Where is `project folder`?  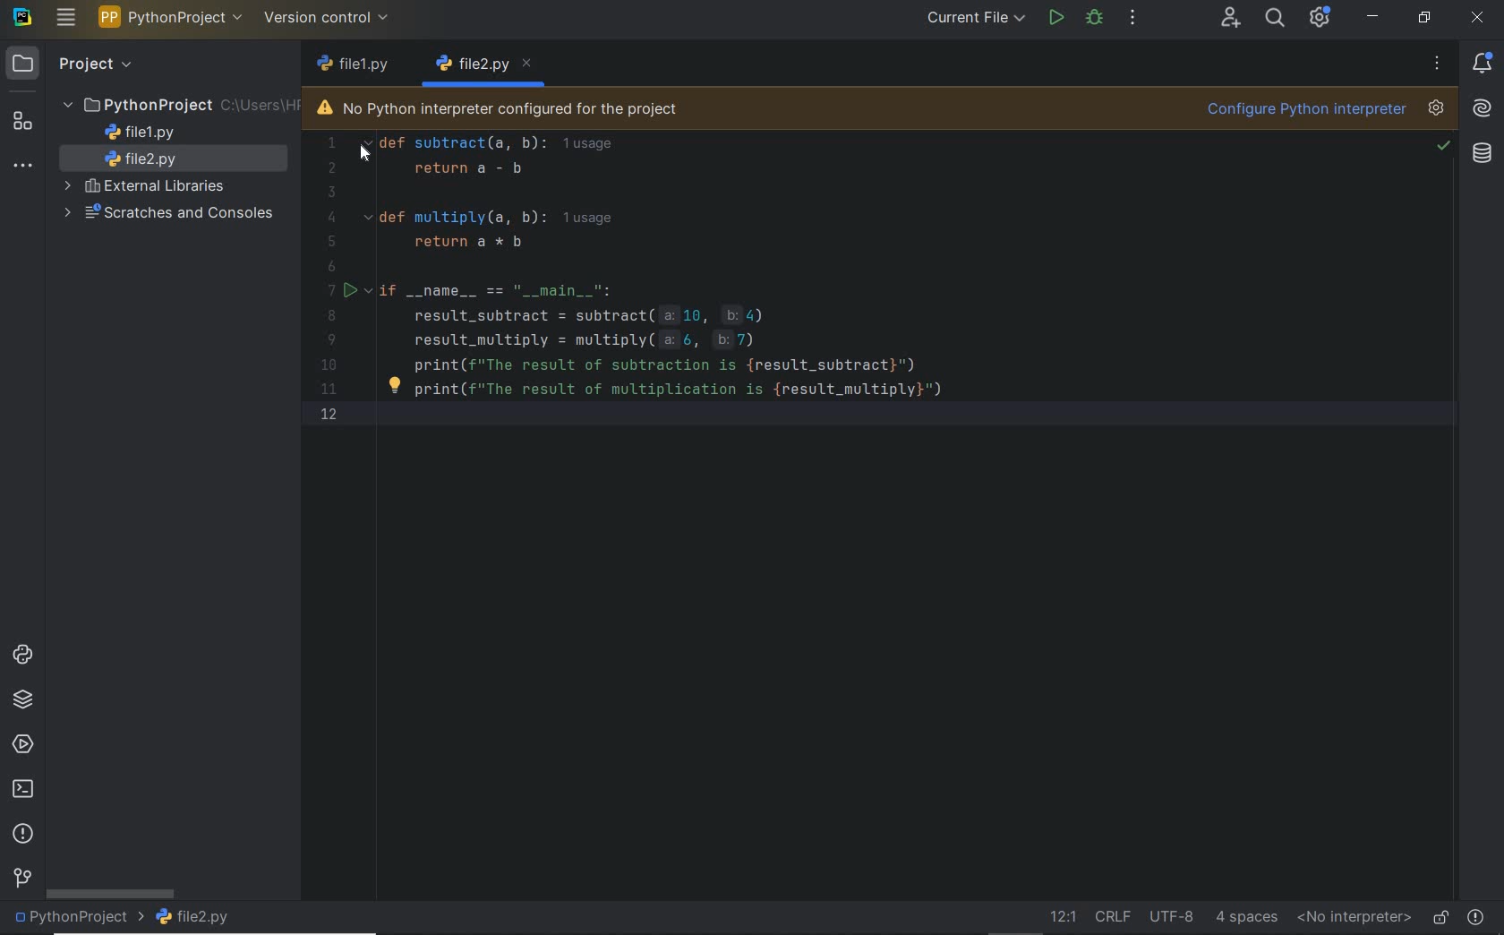
project folder is located at coordinates (179, 106).